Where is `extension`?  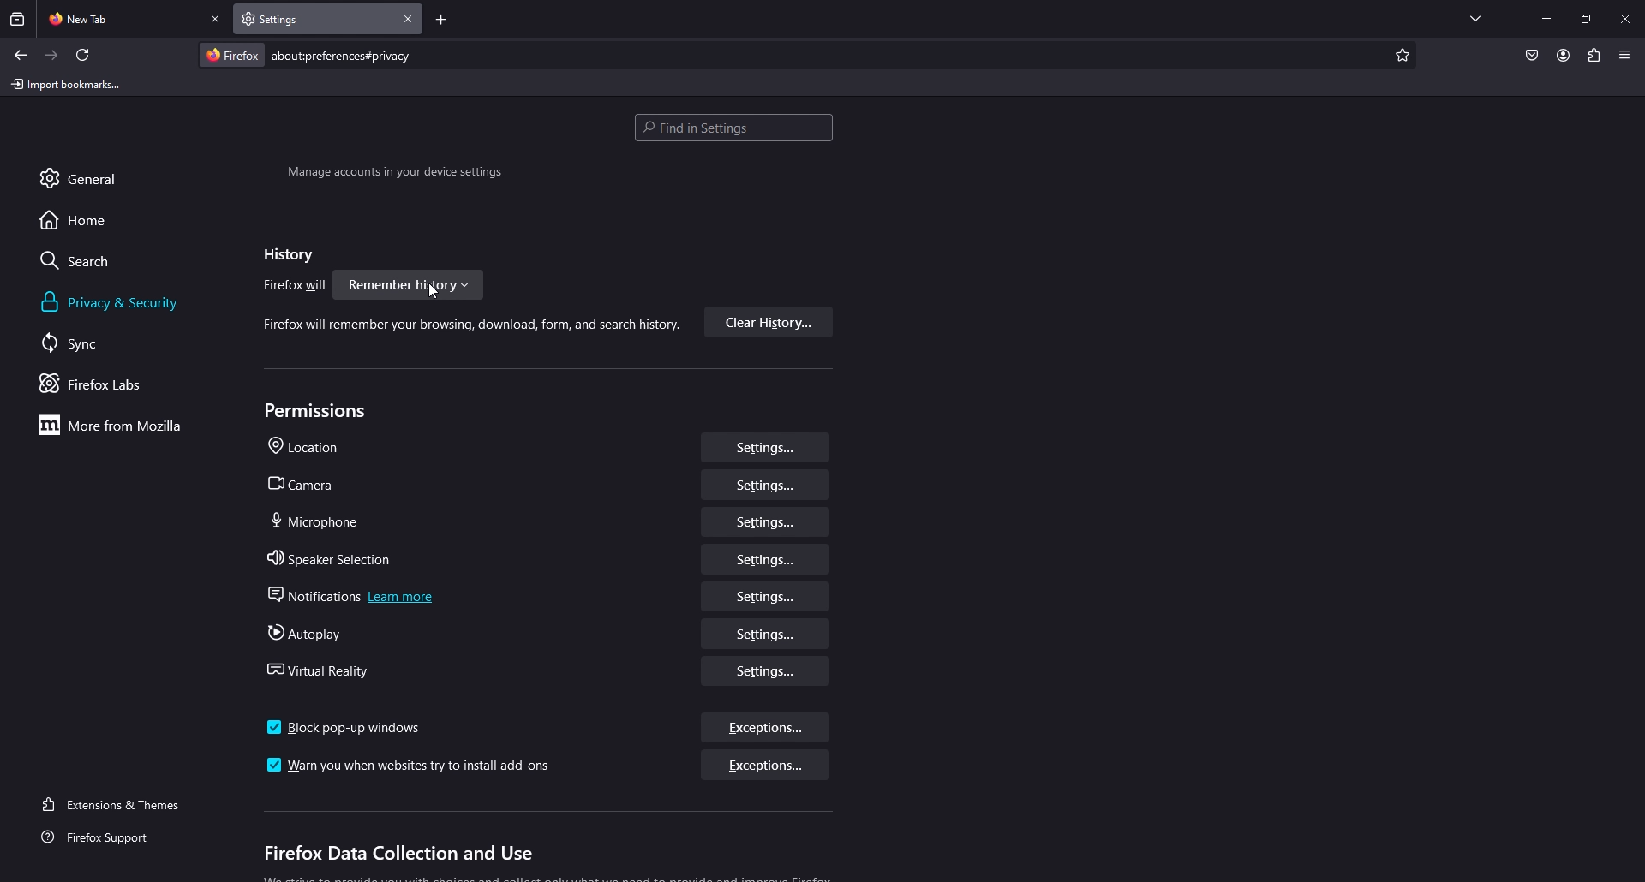
extension is located at coordinates (1595, 55).